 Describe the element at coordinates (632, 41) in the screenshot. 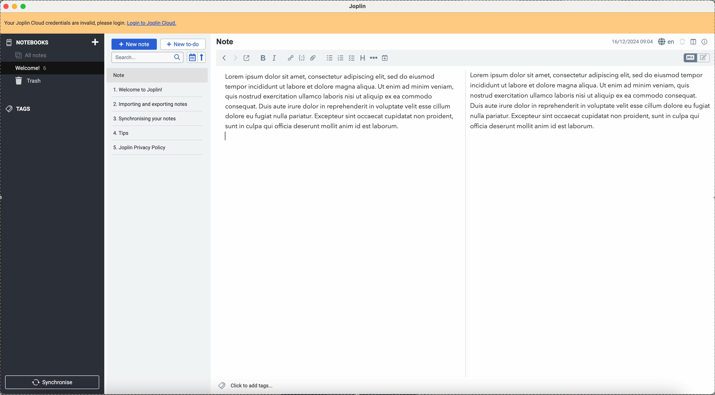

I see `16/12/2024 09:04` at that location.